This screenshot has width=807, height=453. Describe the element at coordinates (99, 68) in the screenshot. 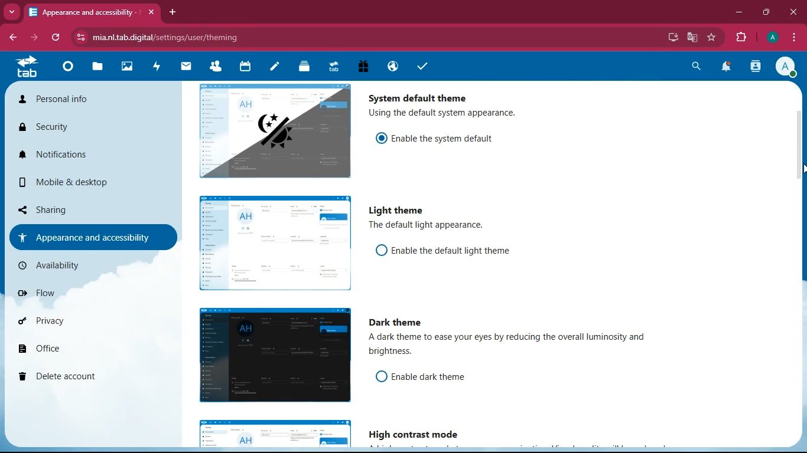

I see `files` at that location.